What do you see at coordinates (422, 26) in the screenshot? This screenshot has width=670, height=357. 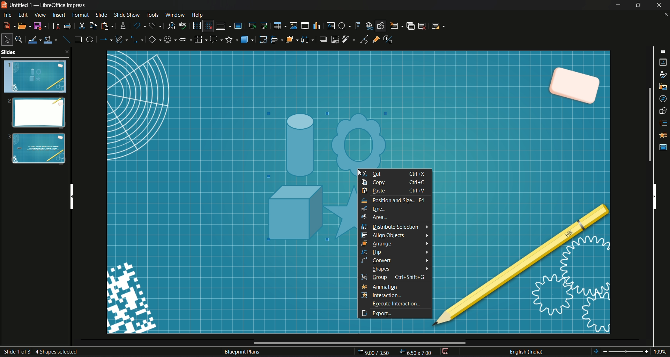 I see `delete slide` at bounding box center [422, 26].